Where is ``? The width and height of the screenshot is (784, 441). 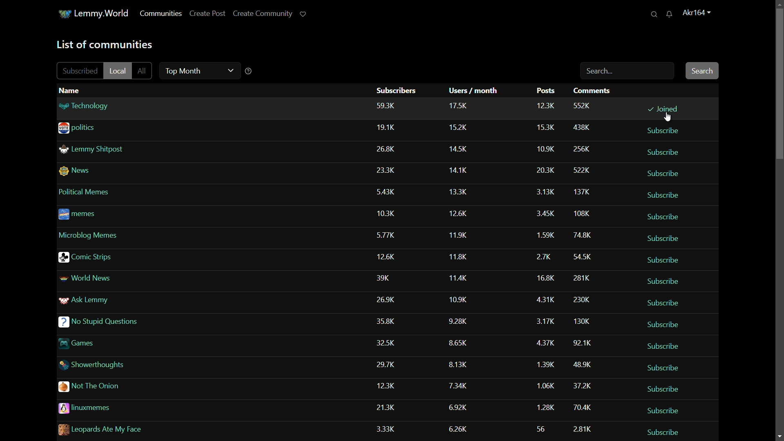
 is located at coordinates (391, 214).